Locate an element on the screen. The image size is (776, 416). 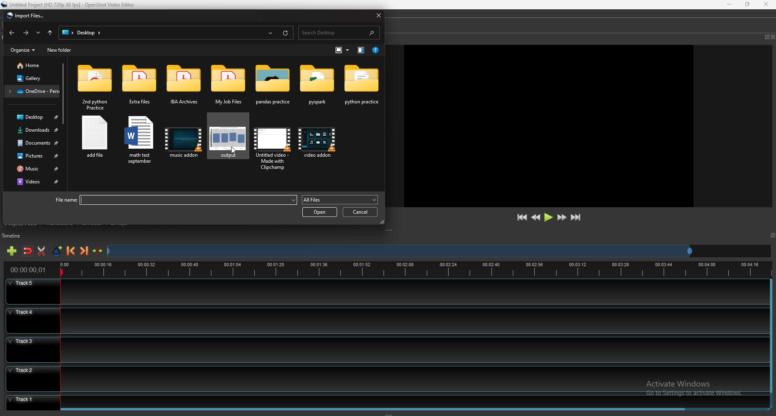
seek is located at coordinates (399, 252).